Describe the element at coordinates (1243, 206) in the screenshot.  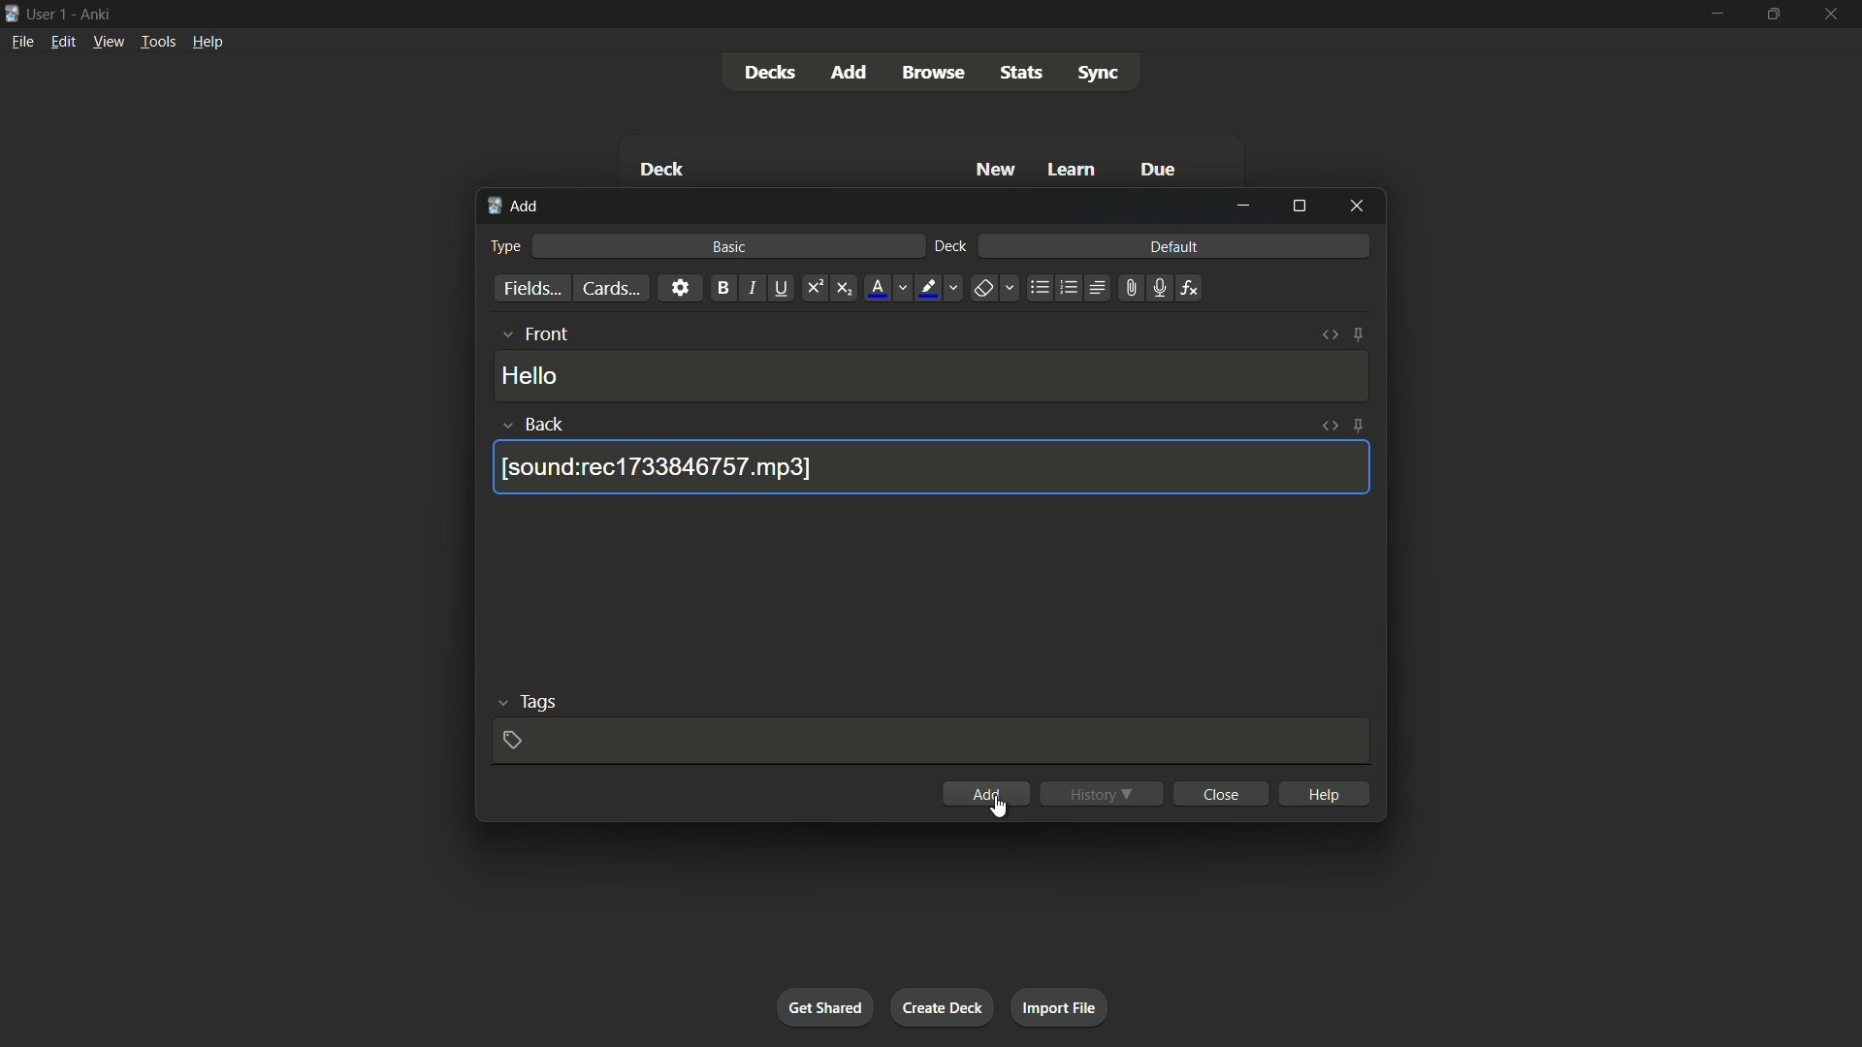
I see `minimize` at that location.